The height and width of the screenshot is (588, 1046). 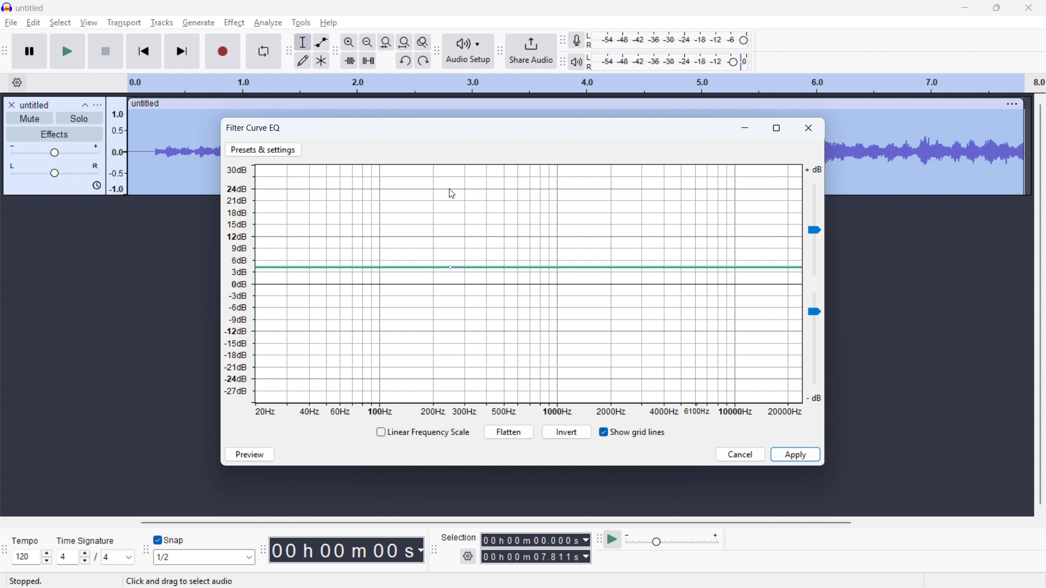 What do you see at coordinates (145, 552) in the screenshot?
I see `Snipping toolbar ` at bounding box center [145, 552].